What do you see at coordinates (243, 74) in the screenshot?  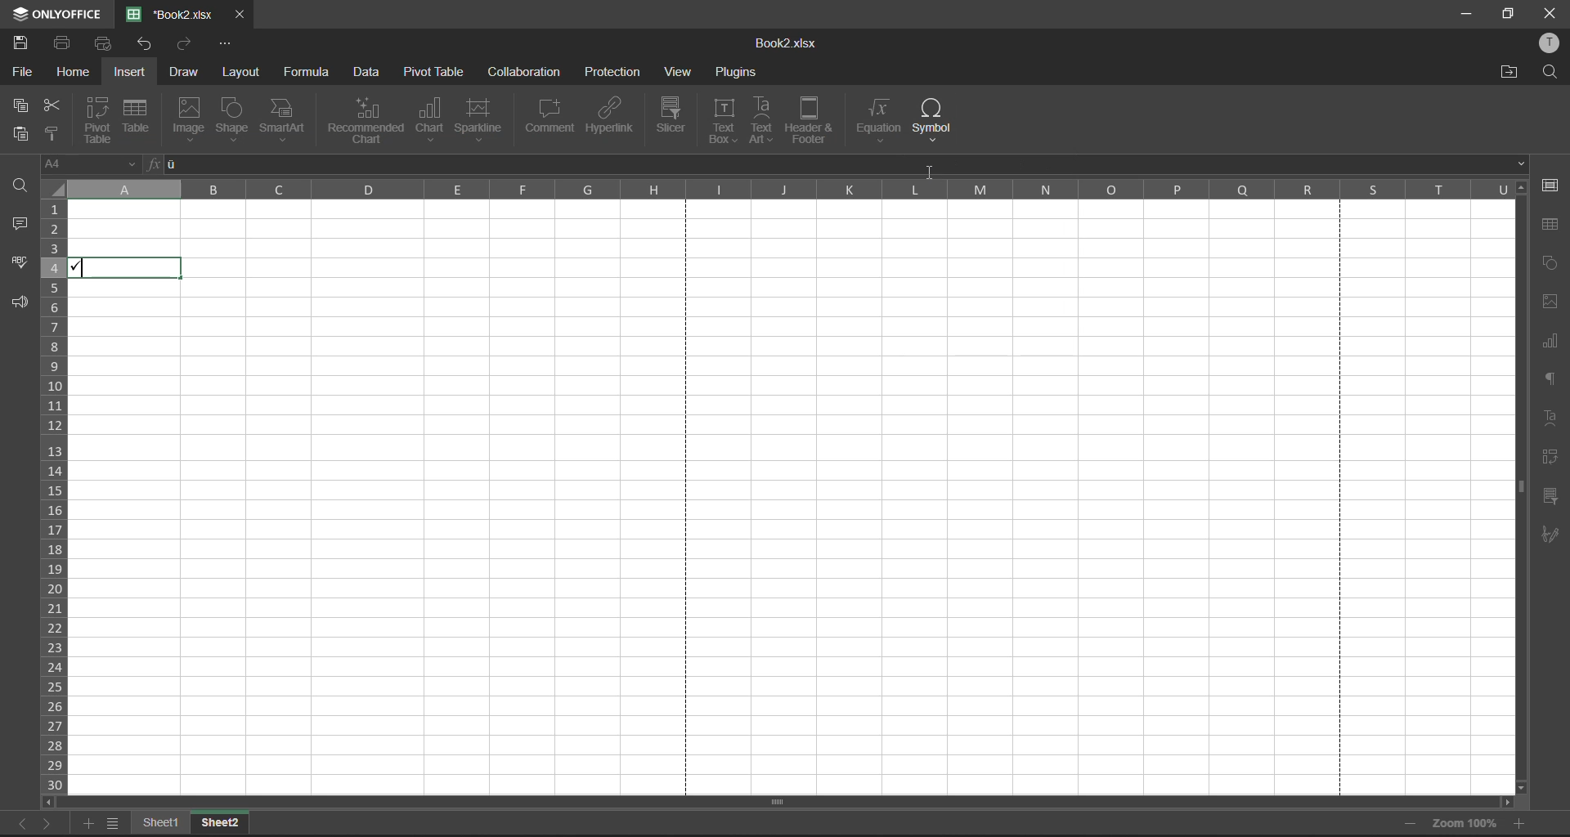 I see `layout` at bounding box center [243, 74].